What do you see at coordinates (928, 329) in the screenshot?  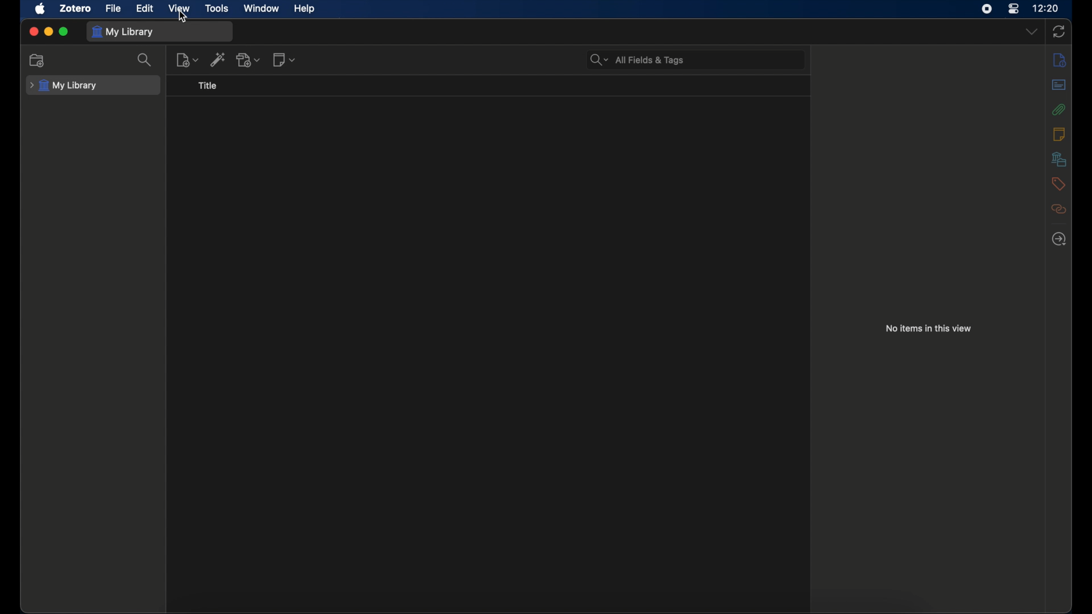 I see `no items in this view` at bounding box center [928, 329].